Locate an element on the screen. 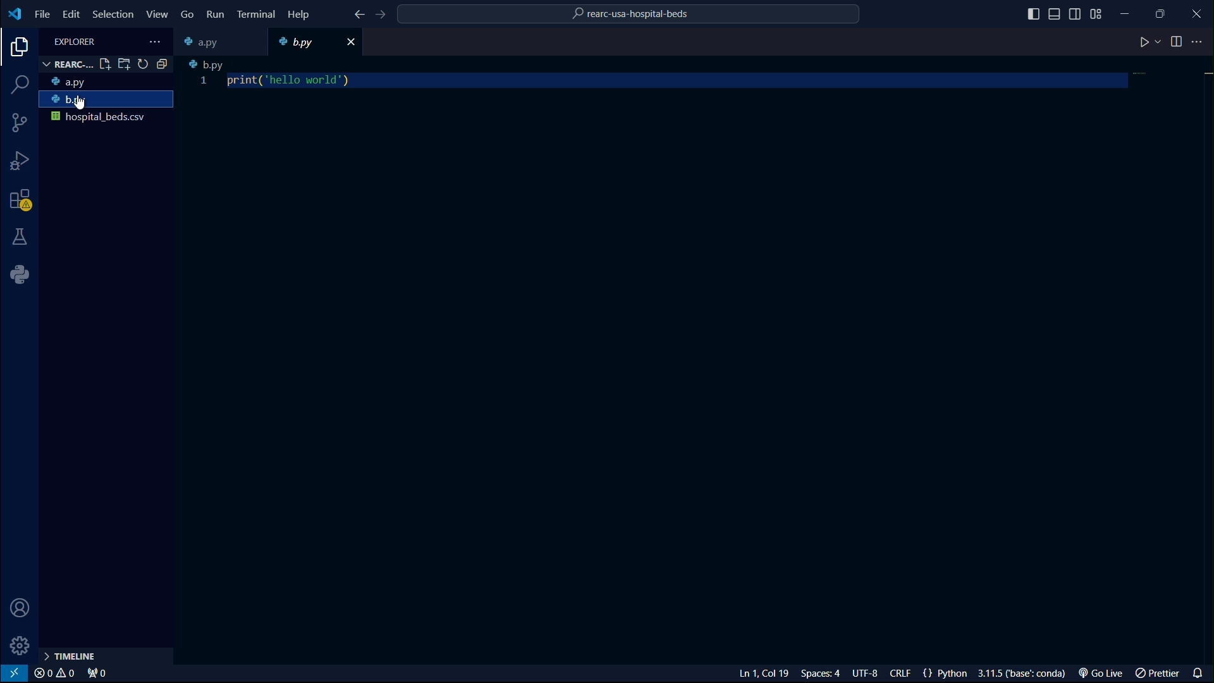 The width and height of the screenshot is (1214, 683). collapse folder in explorer is located at coordinates (162, 64).